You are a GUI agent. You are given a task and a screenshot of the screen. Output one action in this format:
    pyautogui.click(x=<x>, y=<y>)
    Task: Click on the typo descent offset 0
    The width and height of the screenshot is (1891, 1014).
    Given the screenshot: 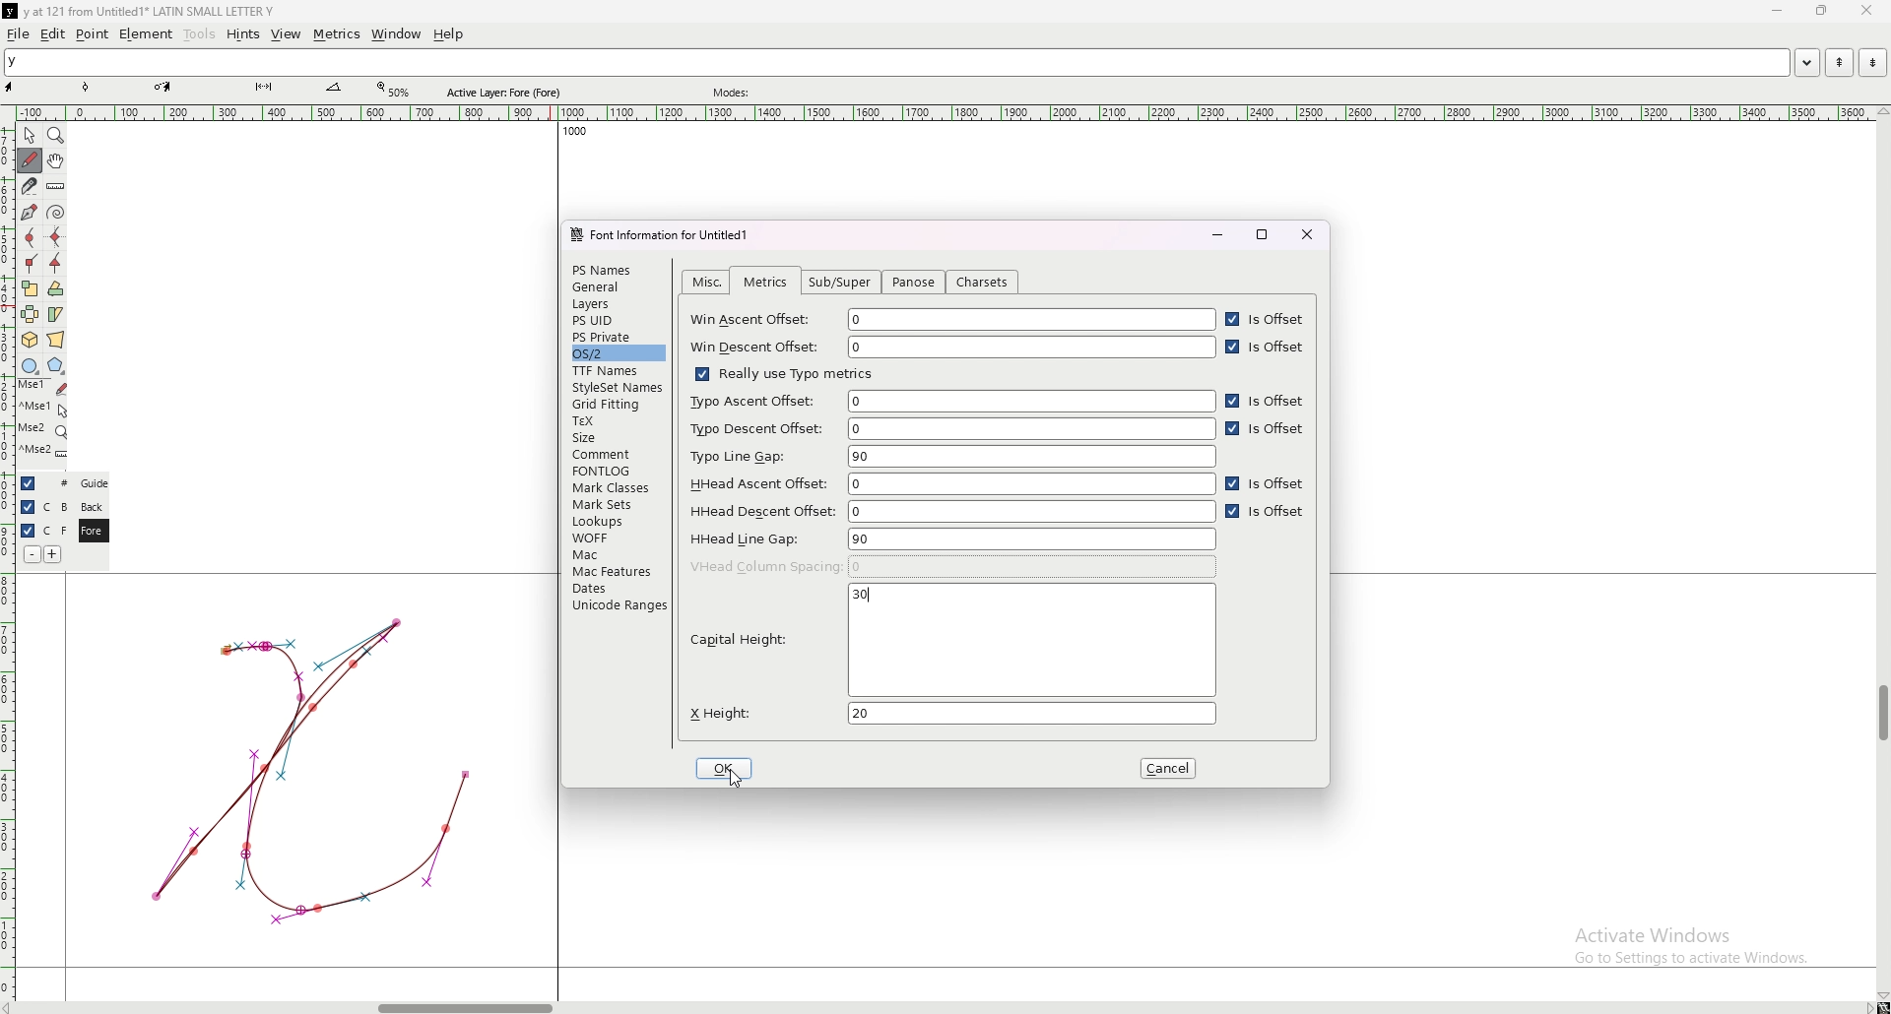 What is the action you would take?
    pyautogui.click(x=950, y=429)
    